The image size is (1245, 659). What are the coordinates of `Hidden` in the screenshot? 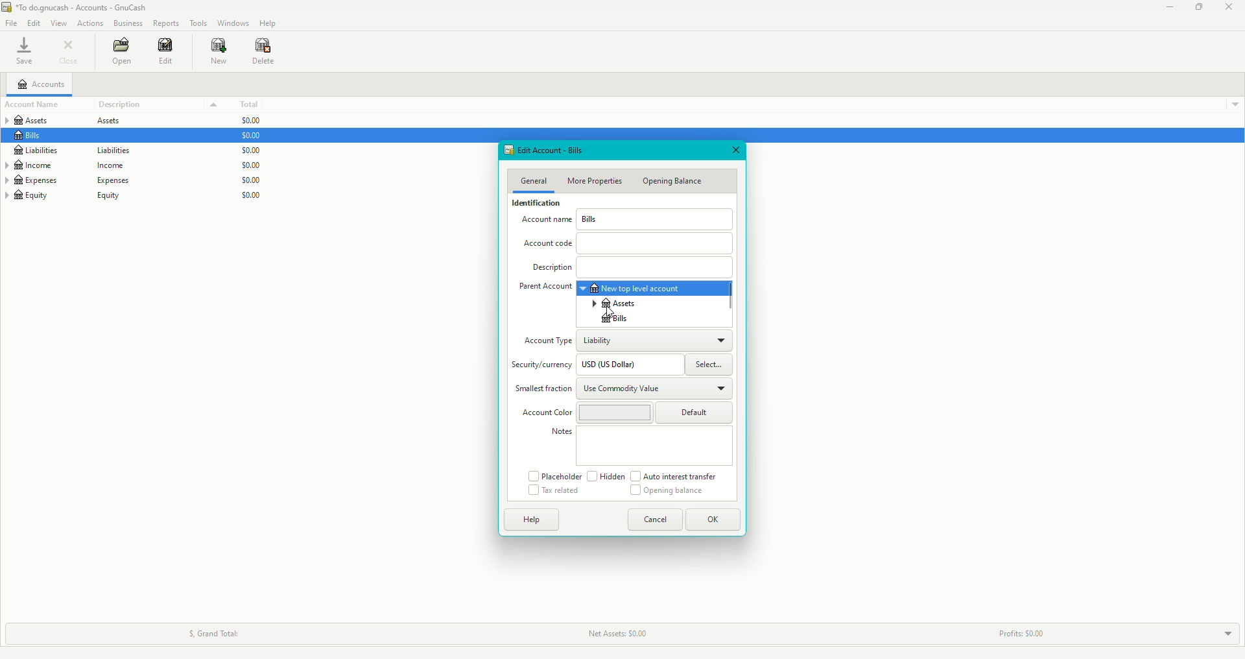 It's located at (606, 477).